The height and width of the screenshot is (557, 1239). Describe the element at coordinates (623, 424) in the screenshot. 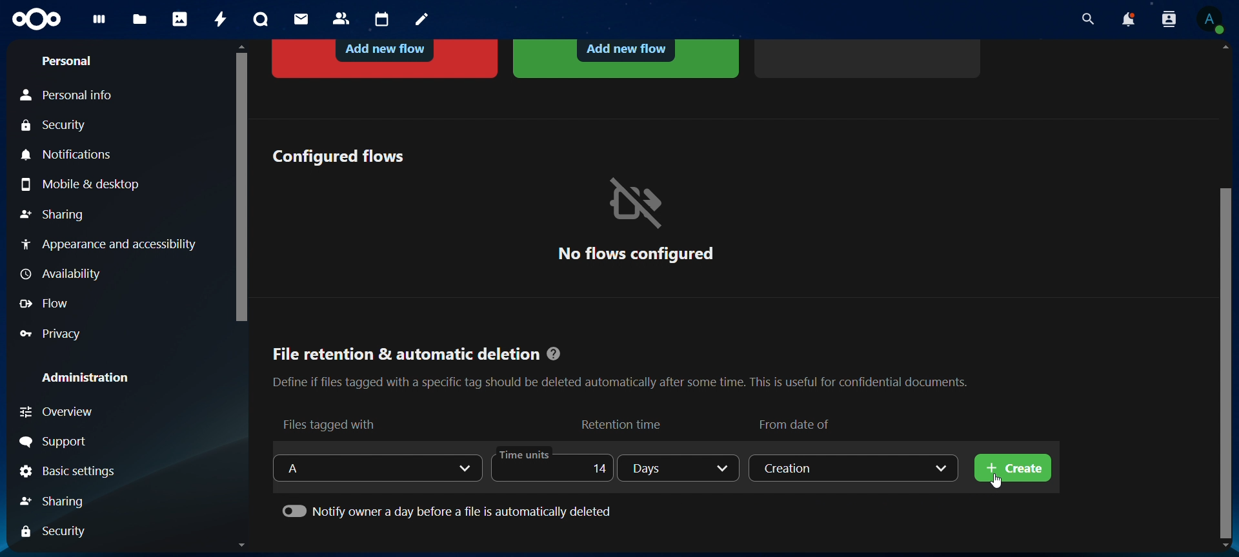

I see `retention time` at that location.